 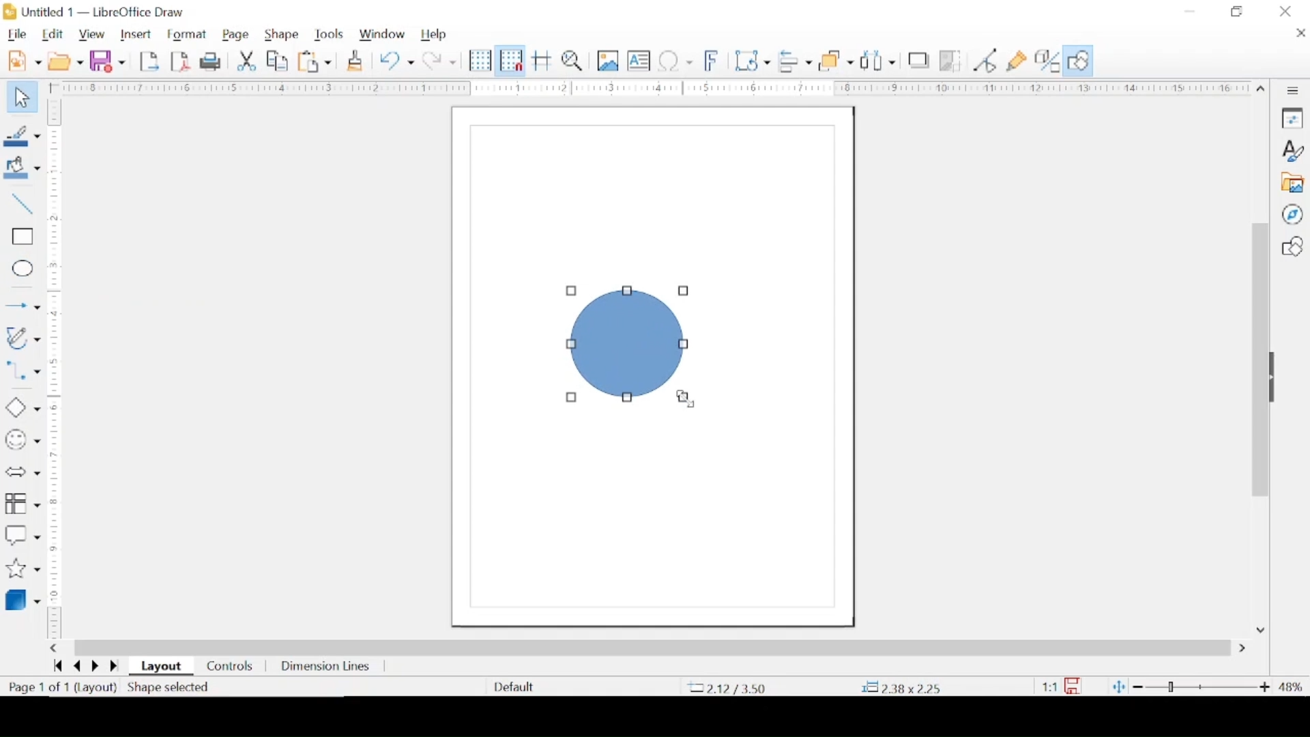 What do you see at coordinates (480, 61) in the screenshot?
I see `display grid` at bounding box center [480, 61].